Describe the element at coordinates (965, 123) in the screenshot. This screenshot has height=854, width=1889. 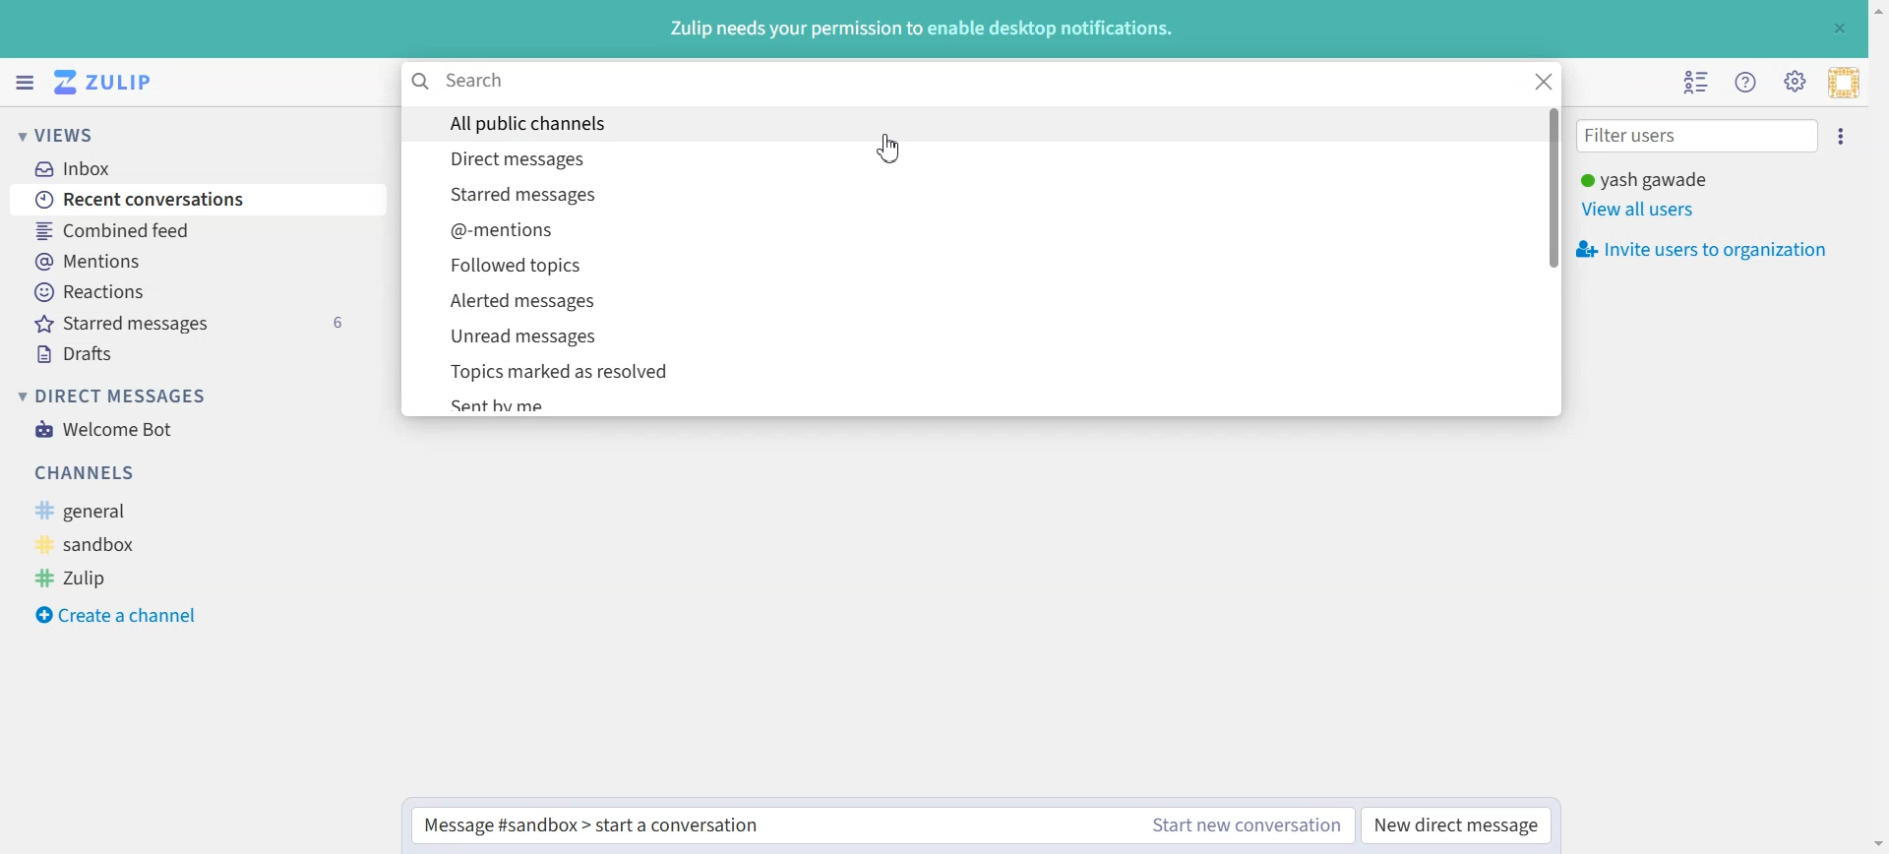
I see `All public channels` at that location.